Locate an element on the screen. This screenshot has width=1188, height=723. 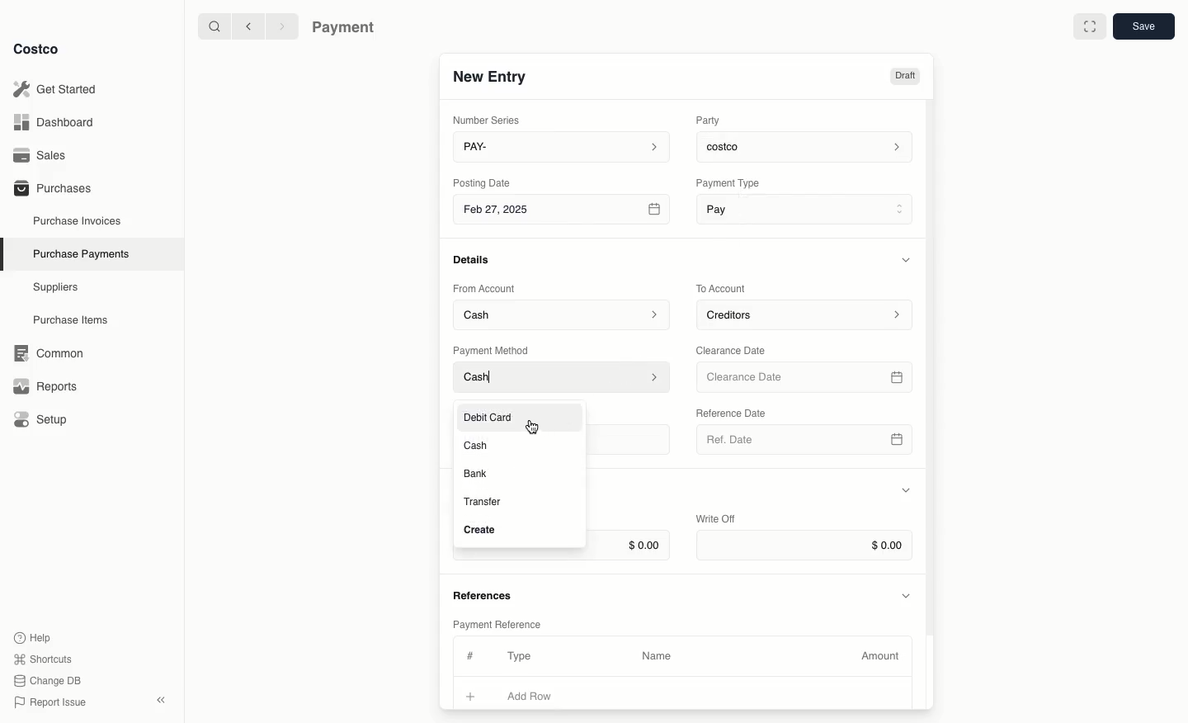
Name is located at coordinates (657, 656).